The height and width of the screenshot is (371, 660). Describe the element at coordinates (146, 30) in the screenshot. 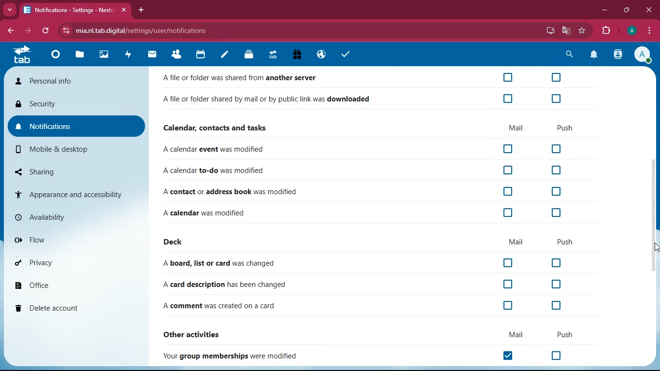

I see `mia.nl.tab.digital/settings/user/notifications` at that location.